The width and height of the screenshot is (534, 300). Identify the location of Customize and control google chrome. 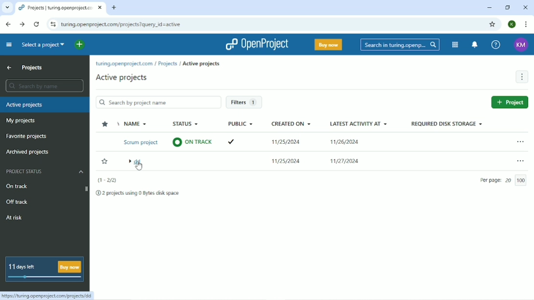
(525, 24).